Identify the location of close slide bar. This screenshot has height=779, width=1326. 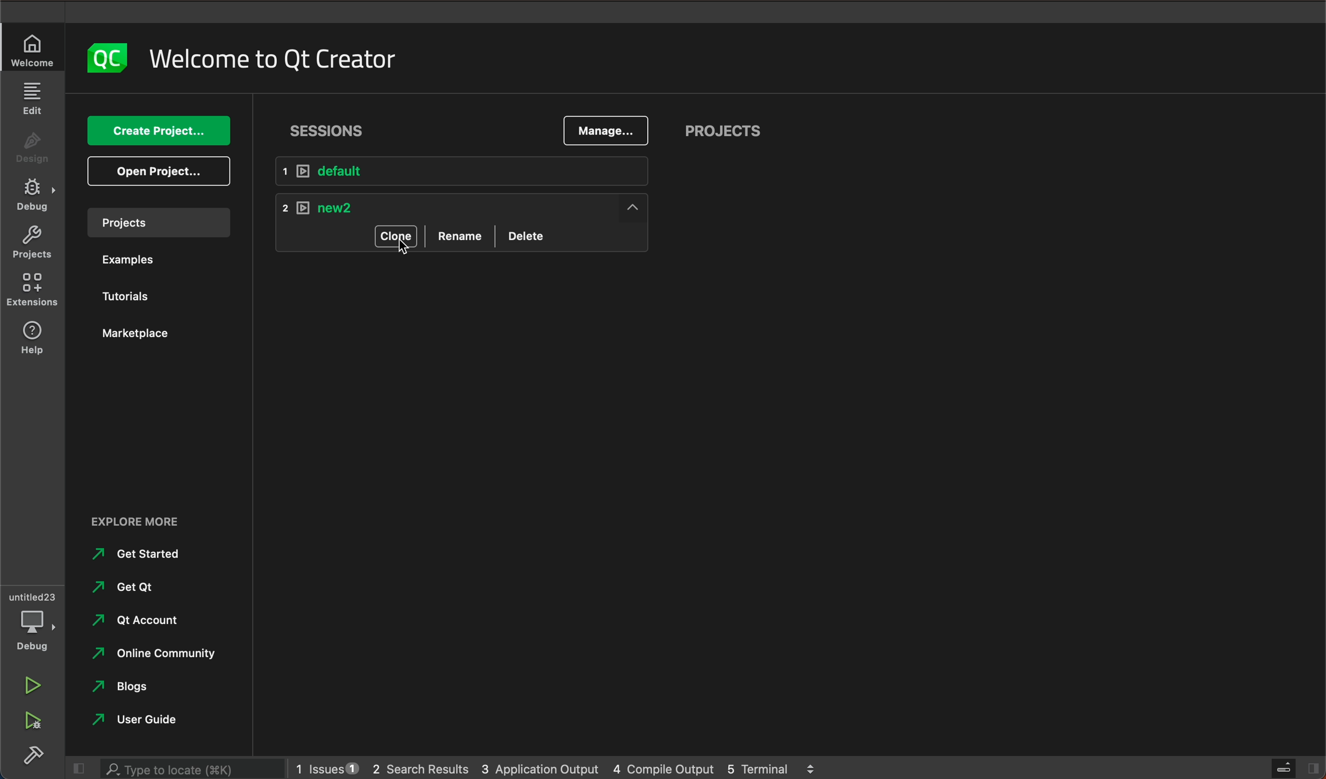
(77, 767).